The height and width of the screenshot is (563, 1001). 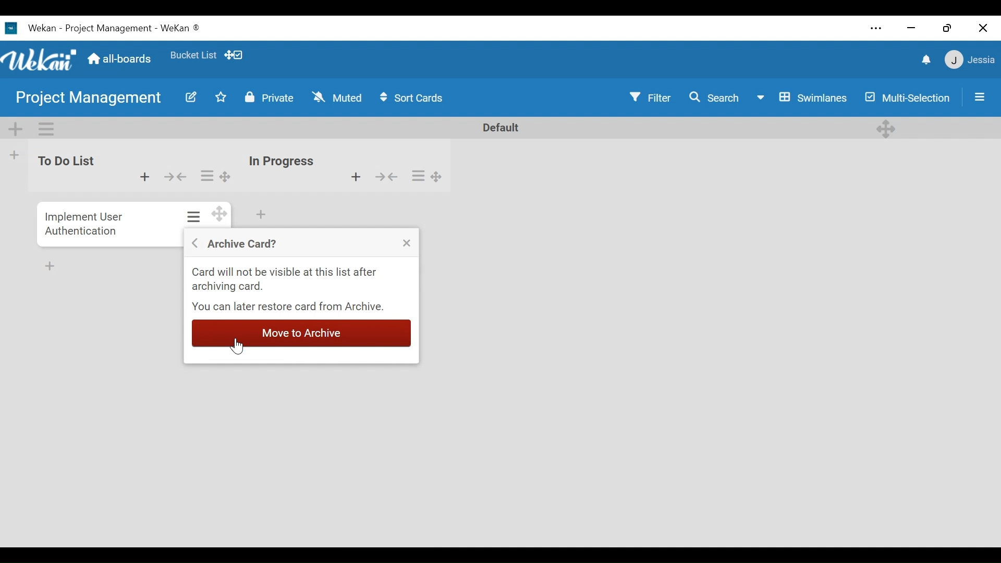 What do you see at coordinates (302, 290) in the screenshot?
I see `Prompt message` at bounding box center [302, 290].